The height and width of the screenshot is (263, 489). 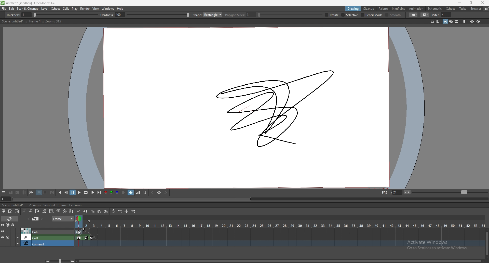 What do you see at coordinates (79, 211) in the screenshot?
I see `decrease step` at bounding box center [79, 211].